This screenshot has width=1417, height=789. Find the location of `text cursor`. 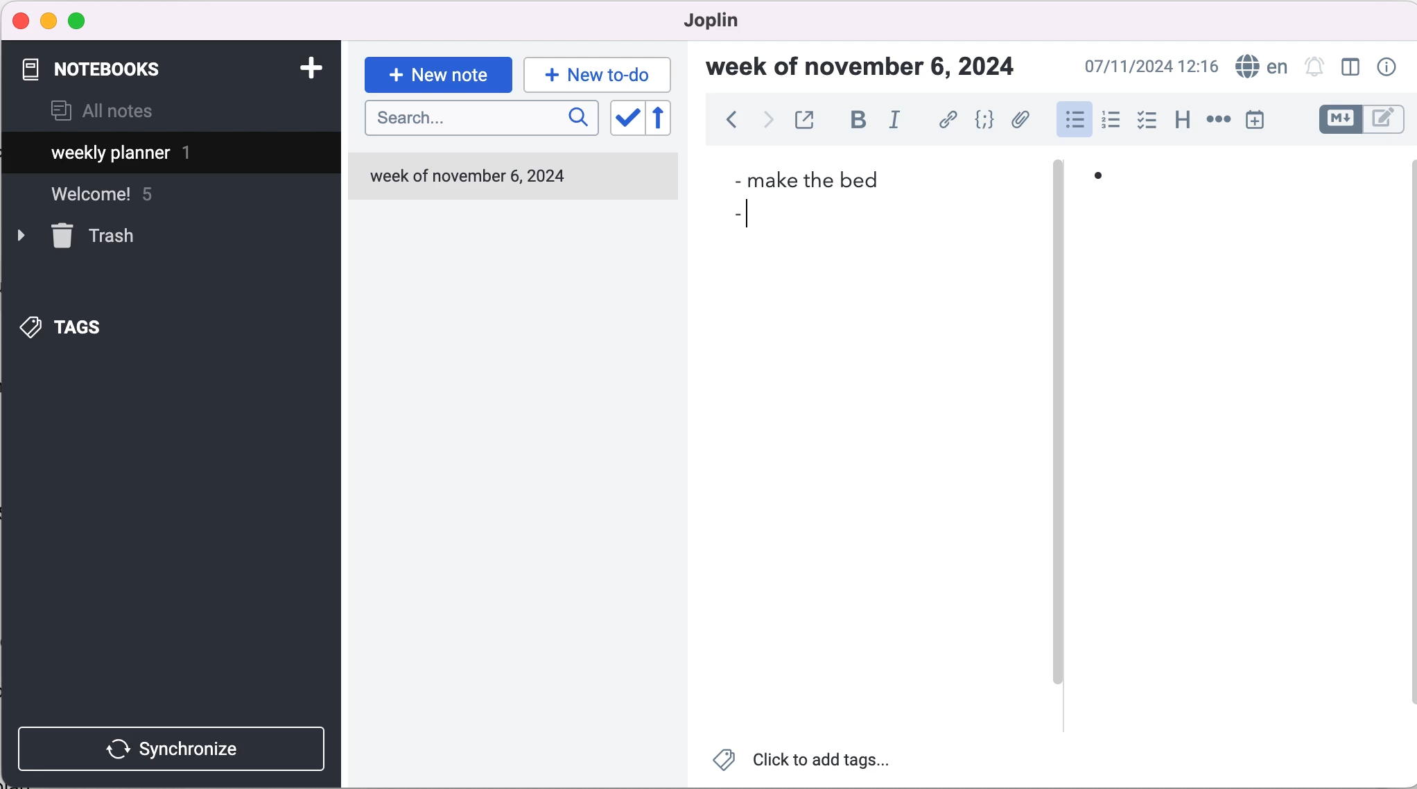

text cursor is located at coordinates (753, 216).